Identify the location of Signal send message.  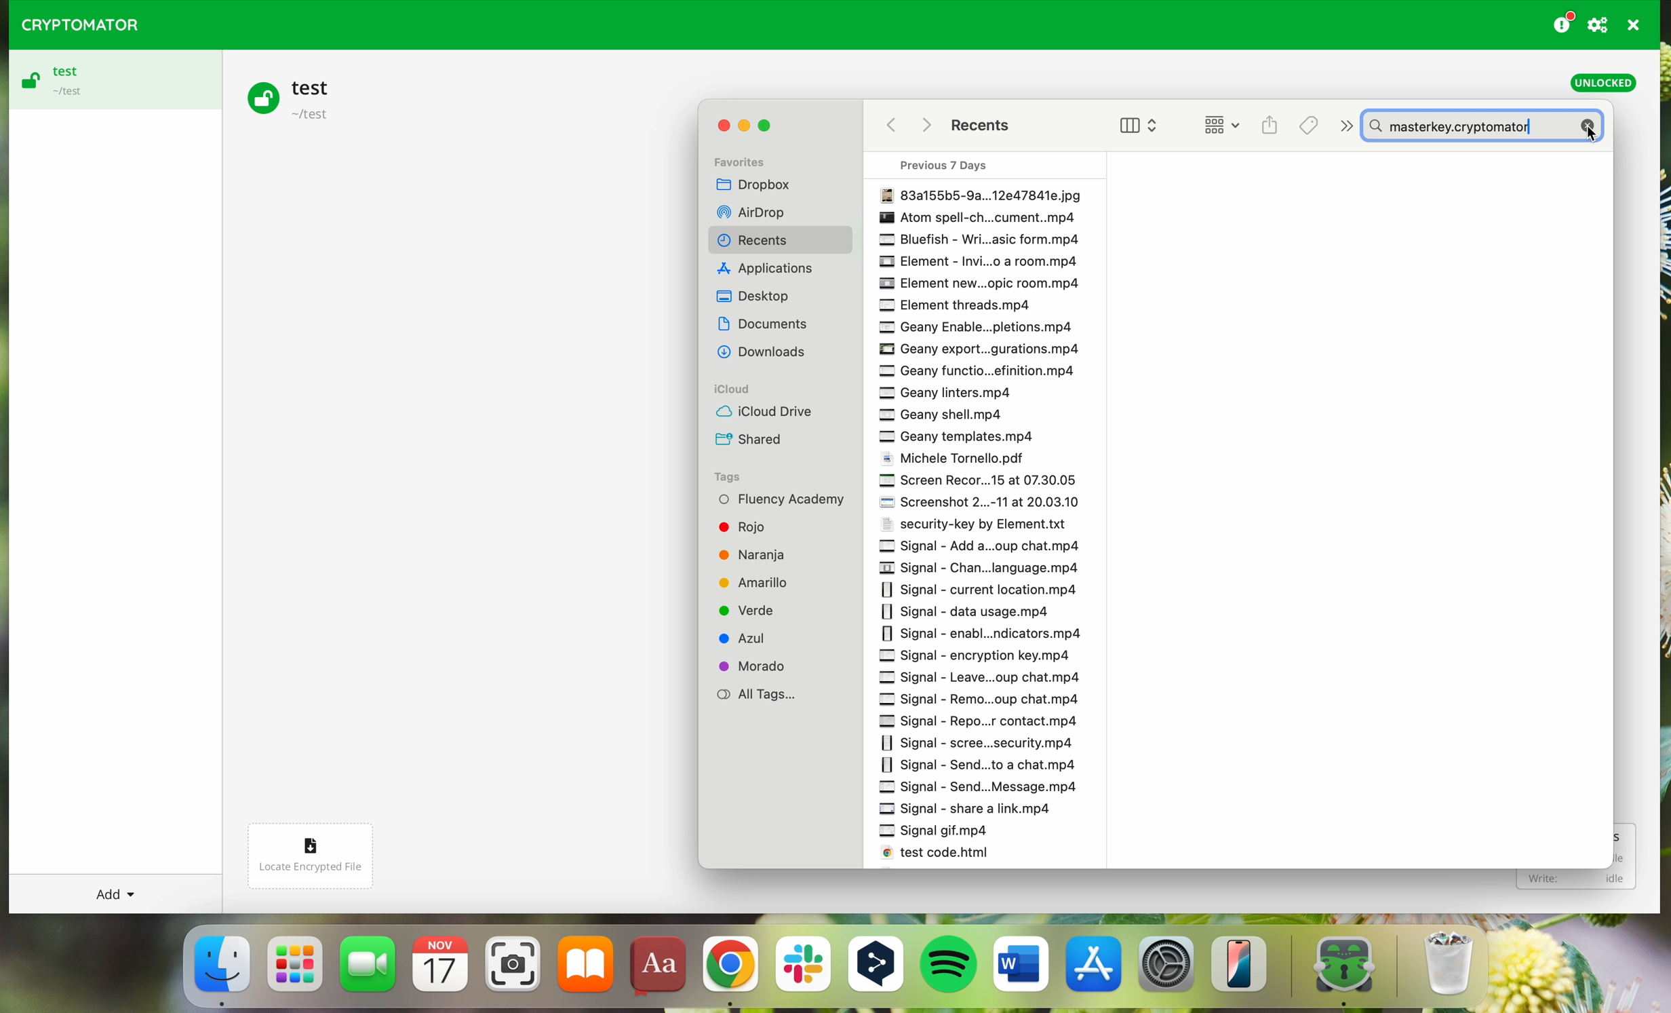
(983, 788).